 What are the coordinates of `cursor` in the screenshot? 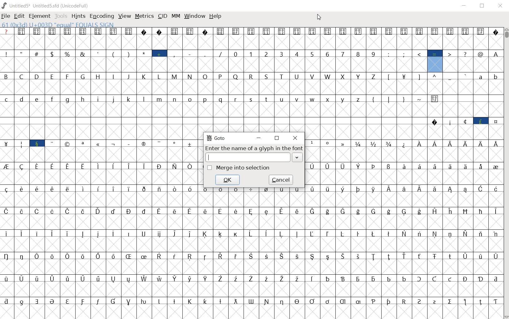 It's located at (319, 17).